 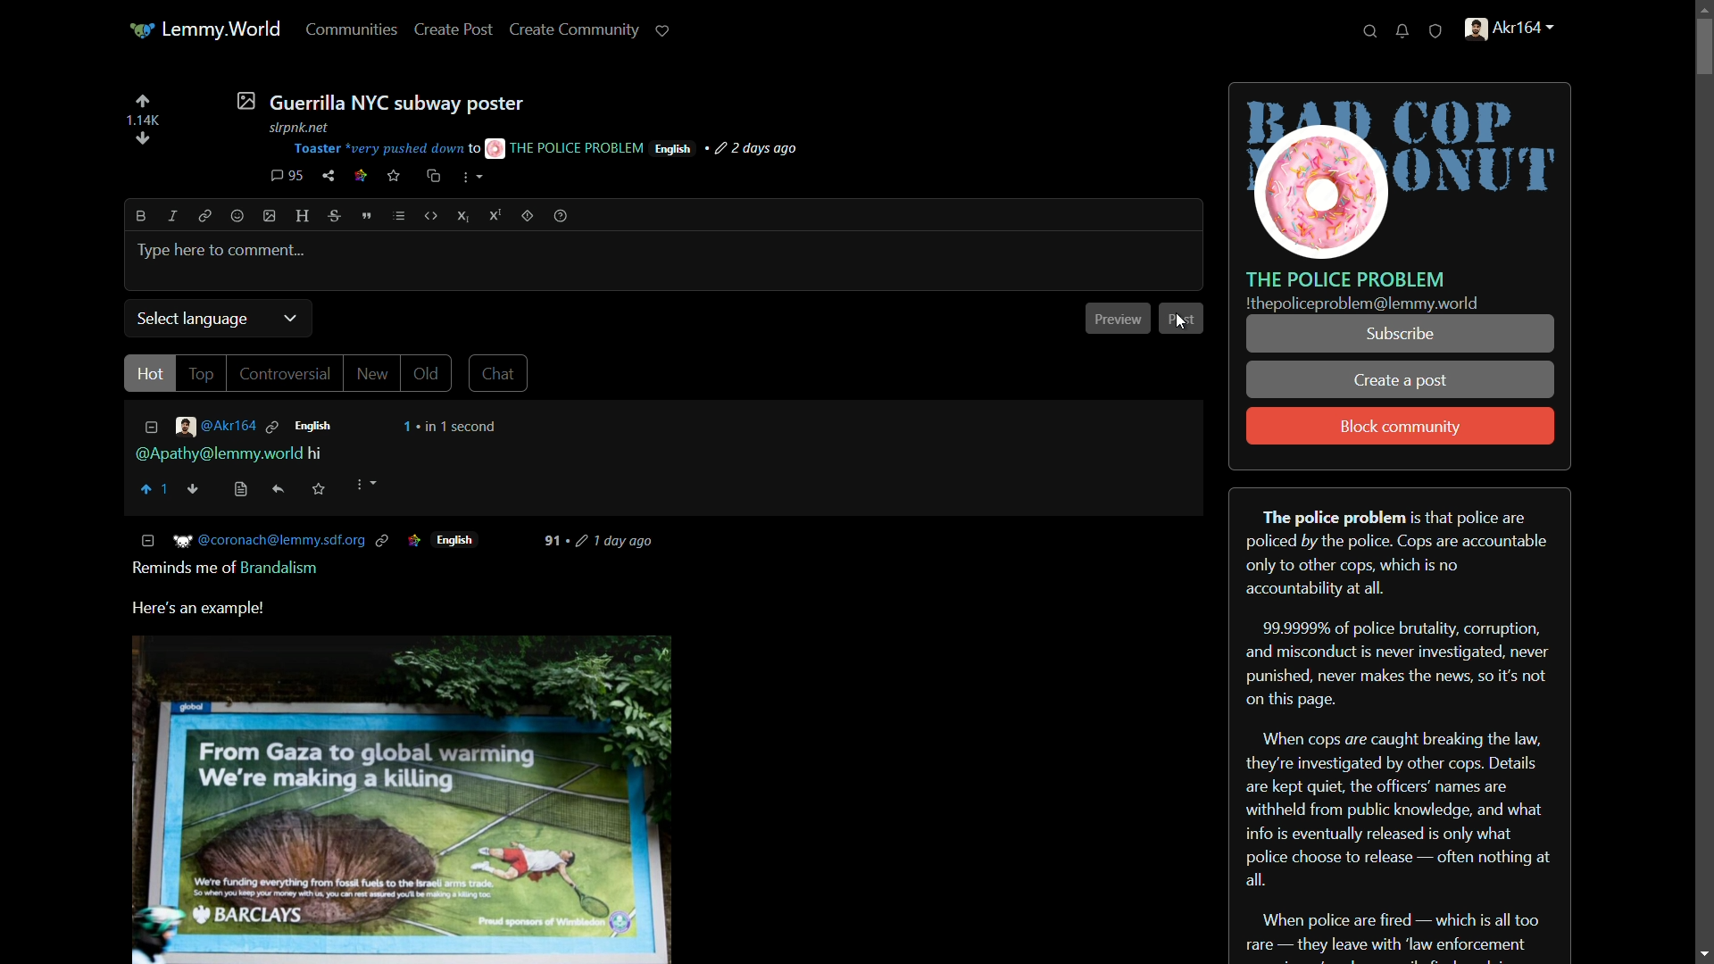 I want to click on more options, so click(x=472, y=179).